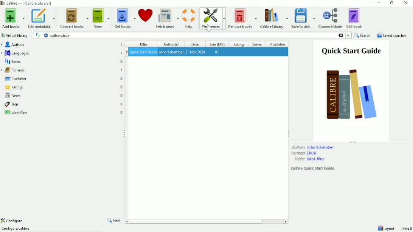 The height and width of the screenshot is (232, 413). I want to click on Edit book, so click(354, 18).